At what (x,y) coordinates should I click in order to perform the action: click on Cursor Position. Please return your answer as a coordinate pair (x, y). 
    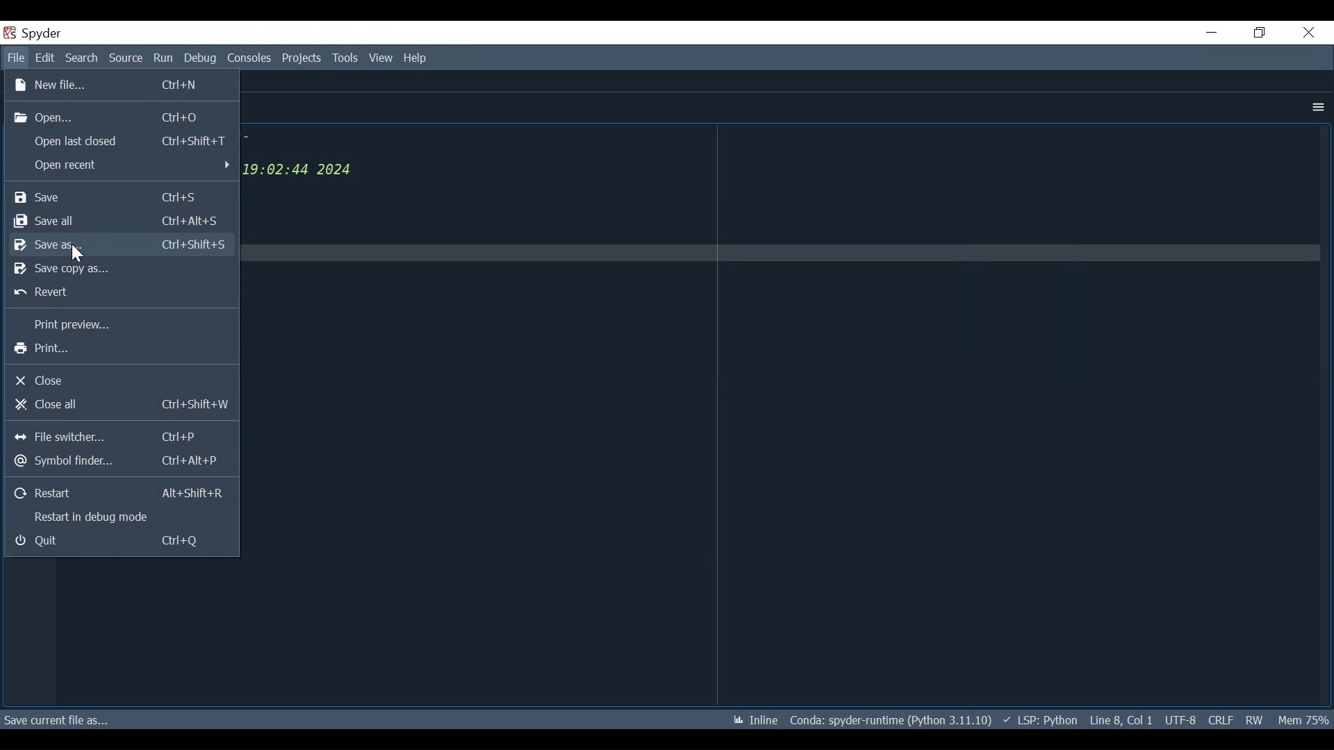
    Looking at the image, I should click on (1121, 720).